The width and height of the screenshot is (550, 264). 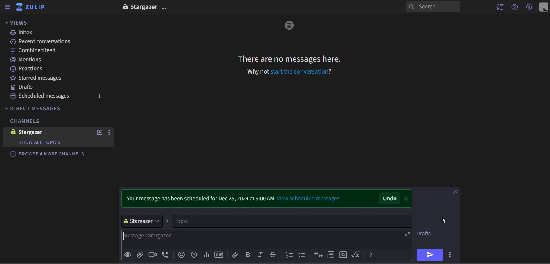 I want to click on View scheduled messages, so click(x=310, y=197).